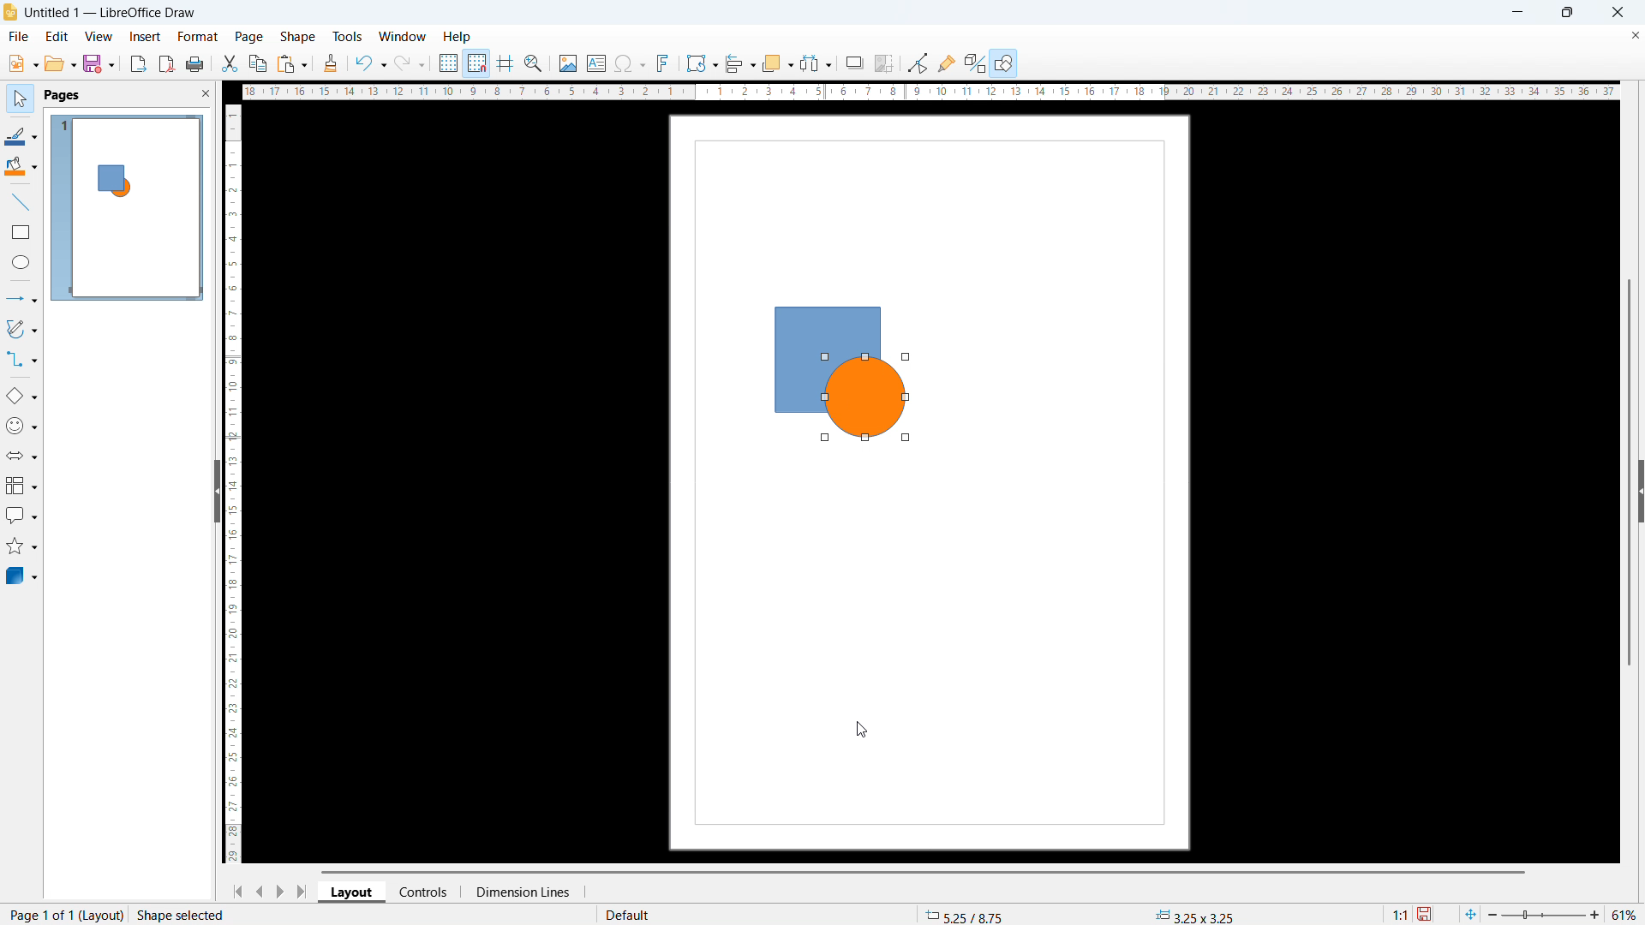  Describe the element at coordinates (21, 517) in the screenshot. I see `Call out shapes ` at that location.